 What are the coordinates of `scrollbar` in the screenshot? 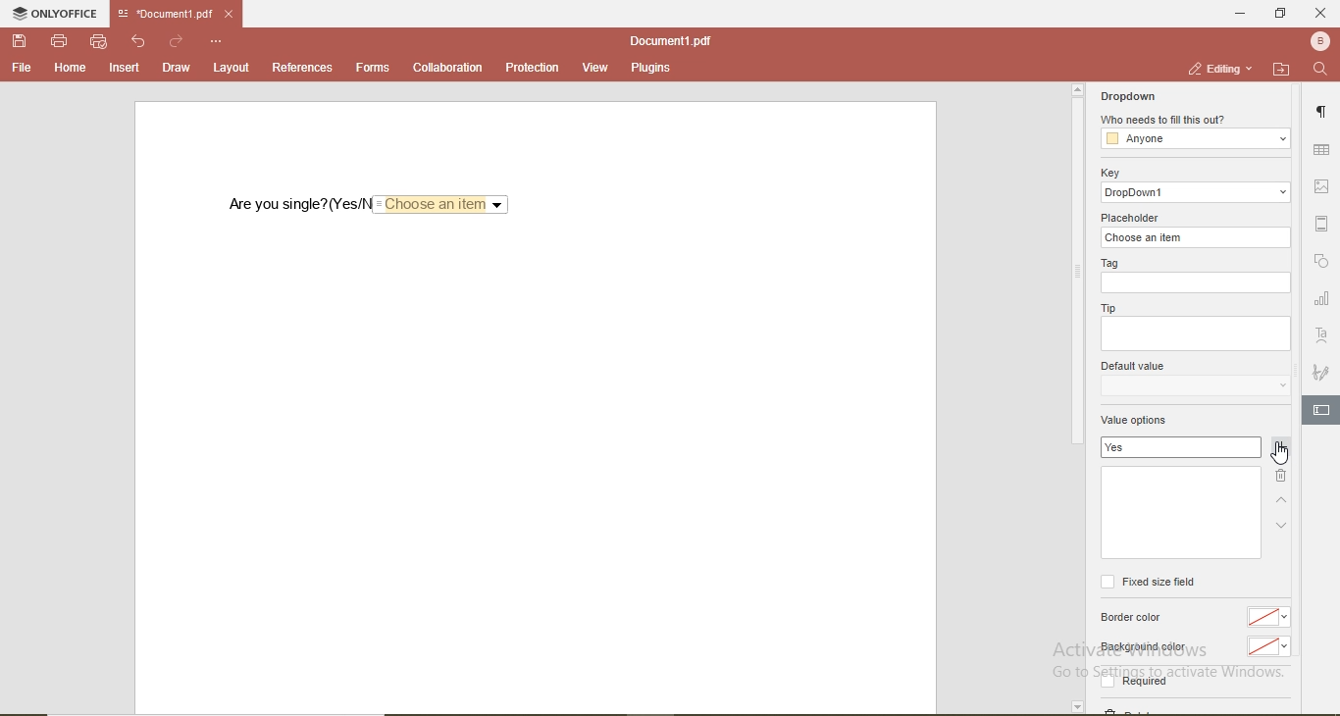 It's located at (1076, 264).